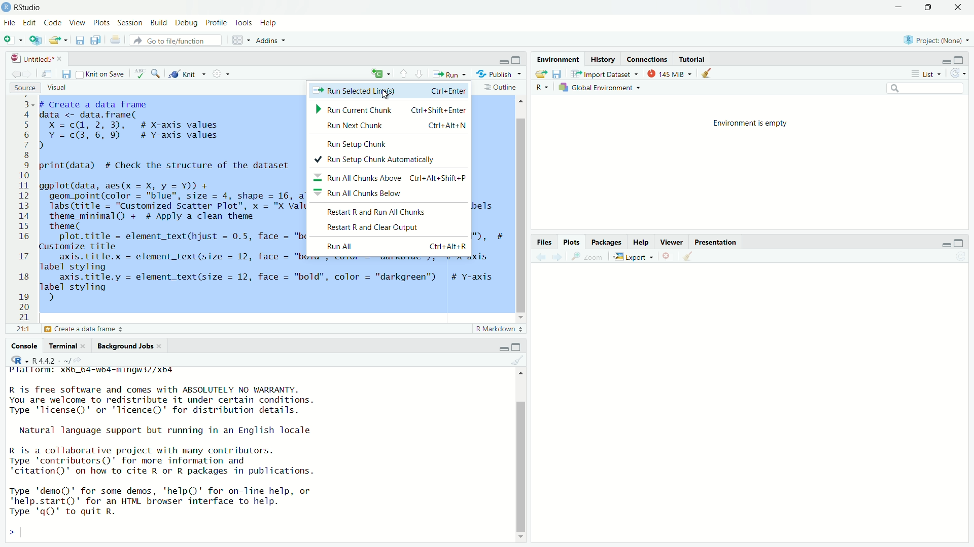  I want to click on minimize, so click(900, 7).